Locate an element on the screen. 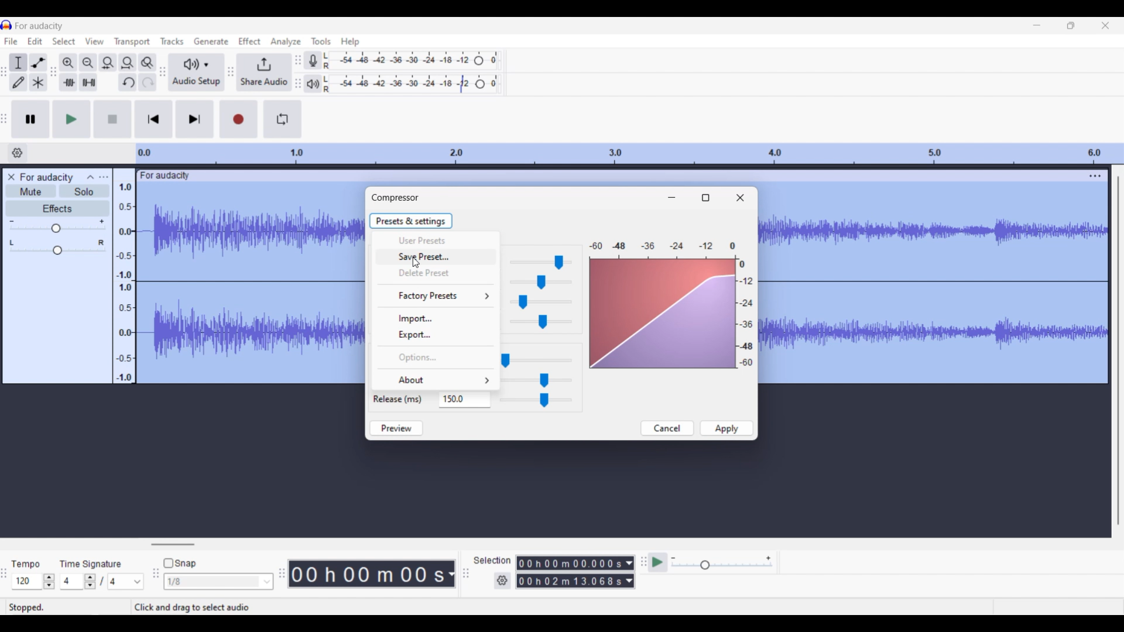  Select menu is located at coordinates (64, 41).